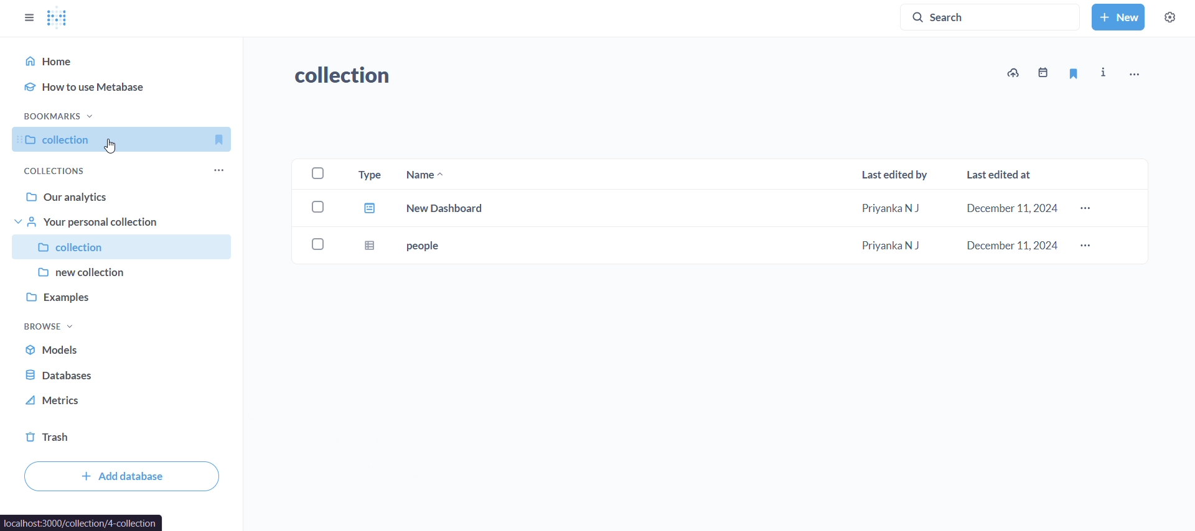 Image resolution: width=1195 pixels, height=531 pixels. What do you see at coordinates (1011, 208) in the screenshot?
I see `December 11,2024` at bounding box center [1011, 208].